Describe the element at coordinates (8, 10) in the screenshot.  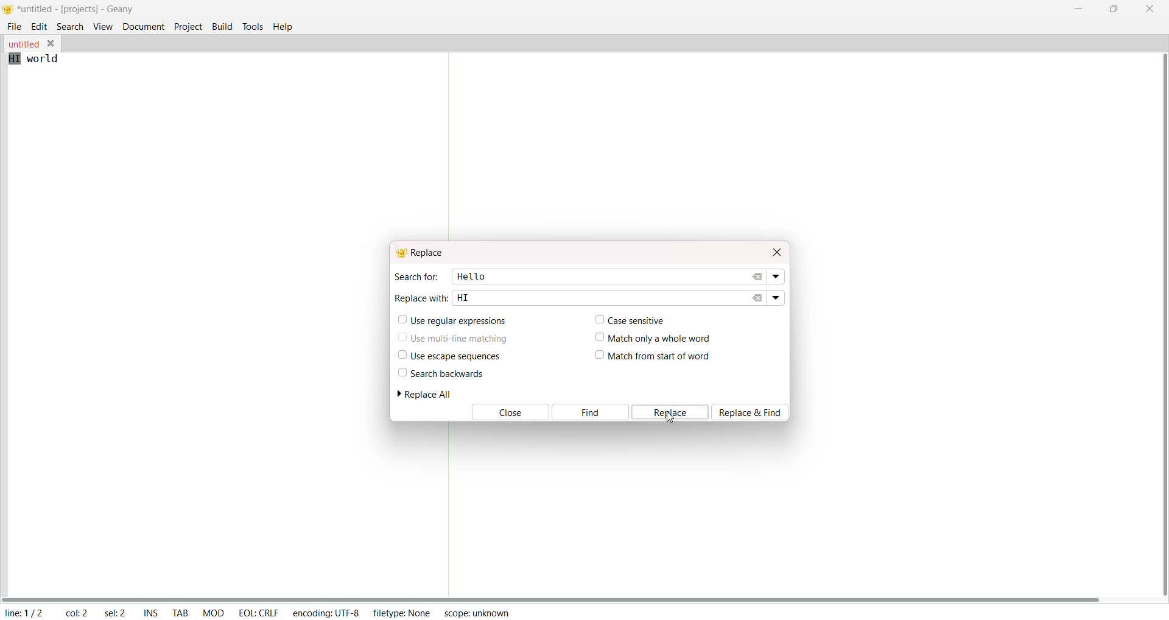
I see `logo` at that location.